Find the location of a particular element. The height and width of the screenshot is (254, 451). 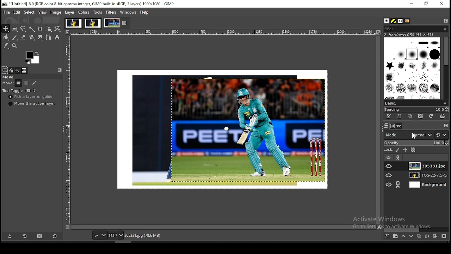

link is located at coordinates (398, 185).